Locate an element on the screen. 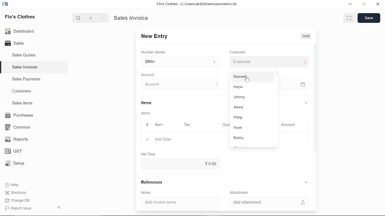 This screenshot has width=385, height=216. close is located at coordinates (377, 4).